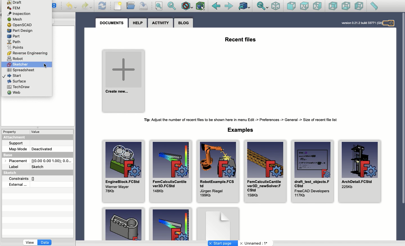 Image resolution: width=405 pixels, height=246 pixels. What do you see at coordinates (15, 167) in the screenshot?
I see `Label` at bounding box center [15, 167].